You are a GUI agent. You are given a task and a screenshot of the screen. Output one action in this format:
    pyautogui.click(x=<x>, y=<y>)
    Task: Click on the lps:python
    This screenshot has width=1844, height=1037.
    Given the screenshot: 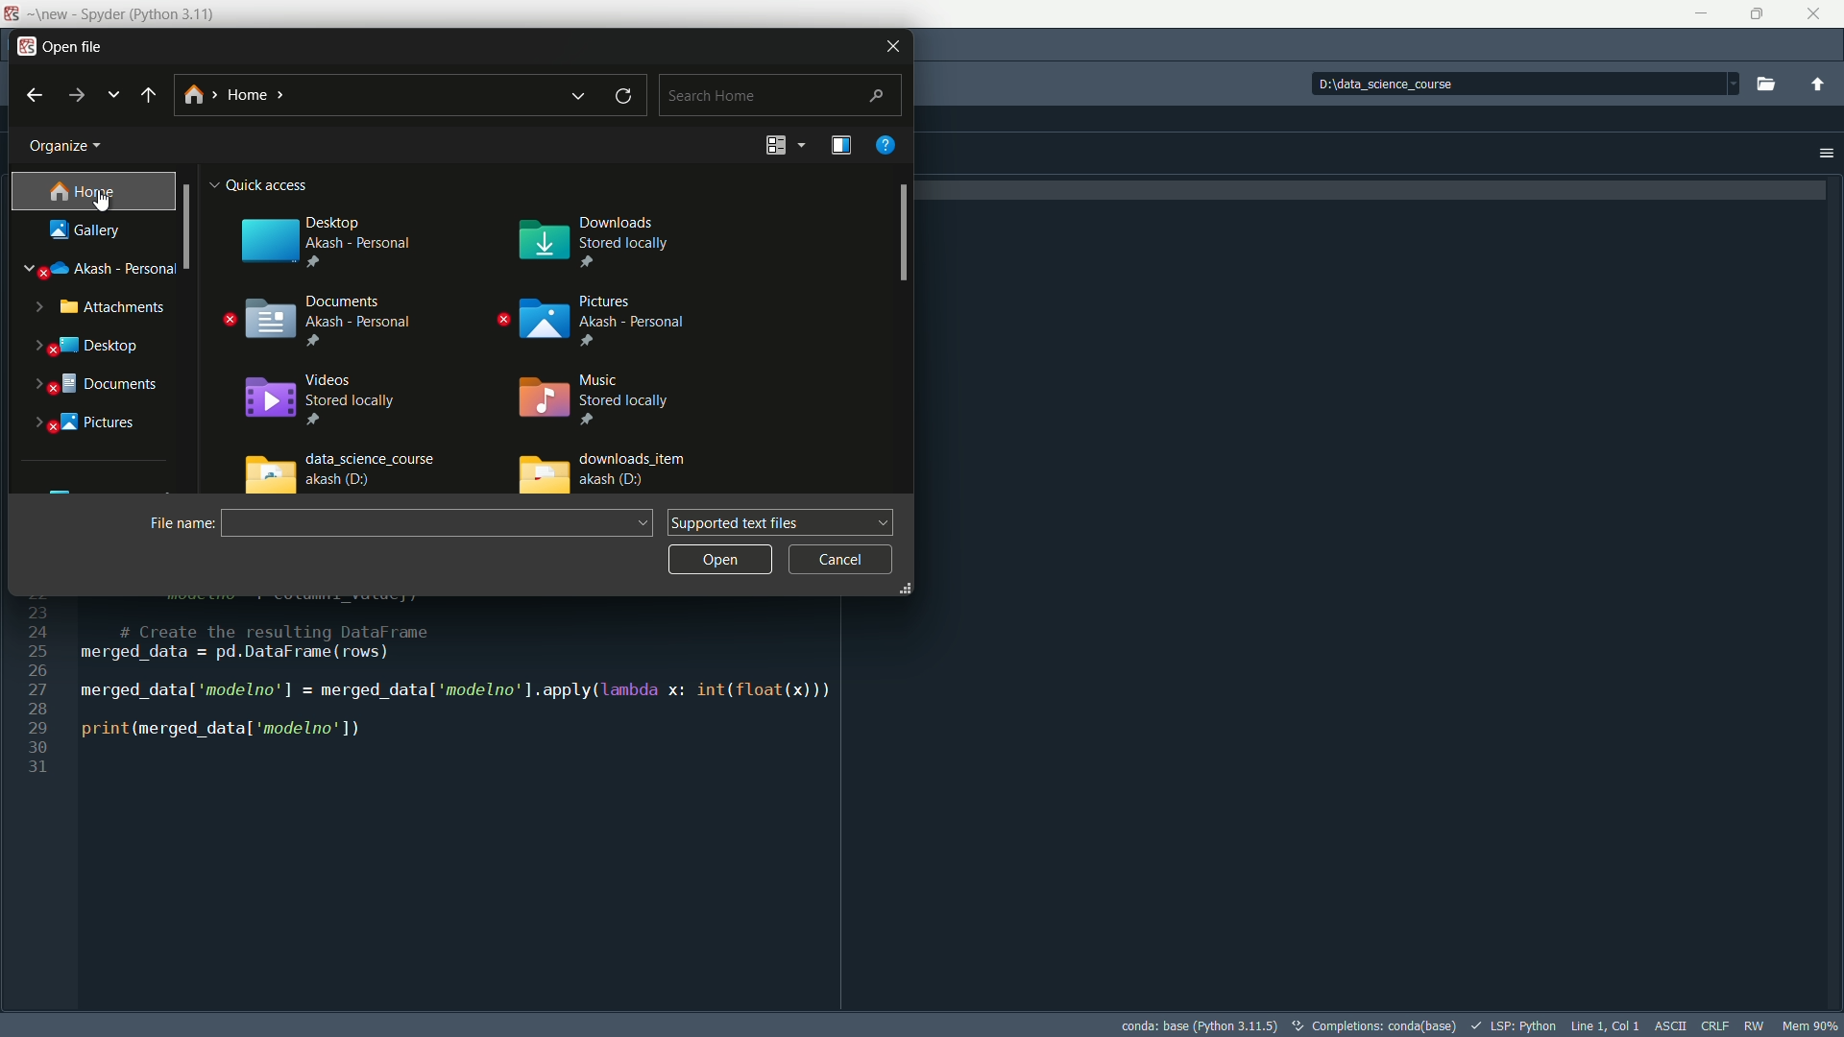 What is the action you would take?
    pyautogui.click(x=1513, y=1025)
    